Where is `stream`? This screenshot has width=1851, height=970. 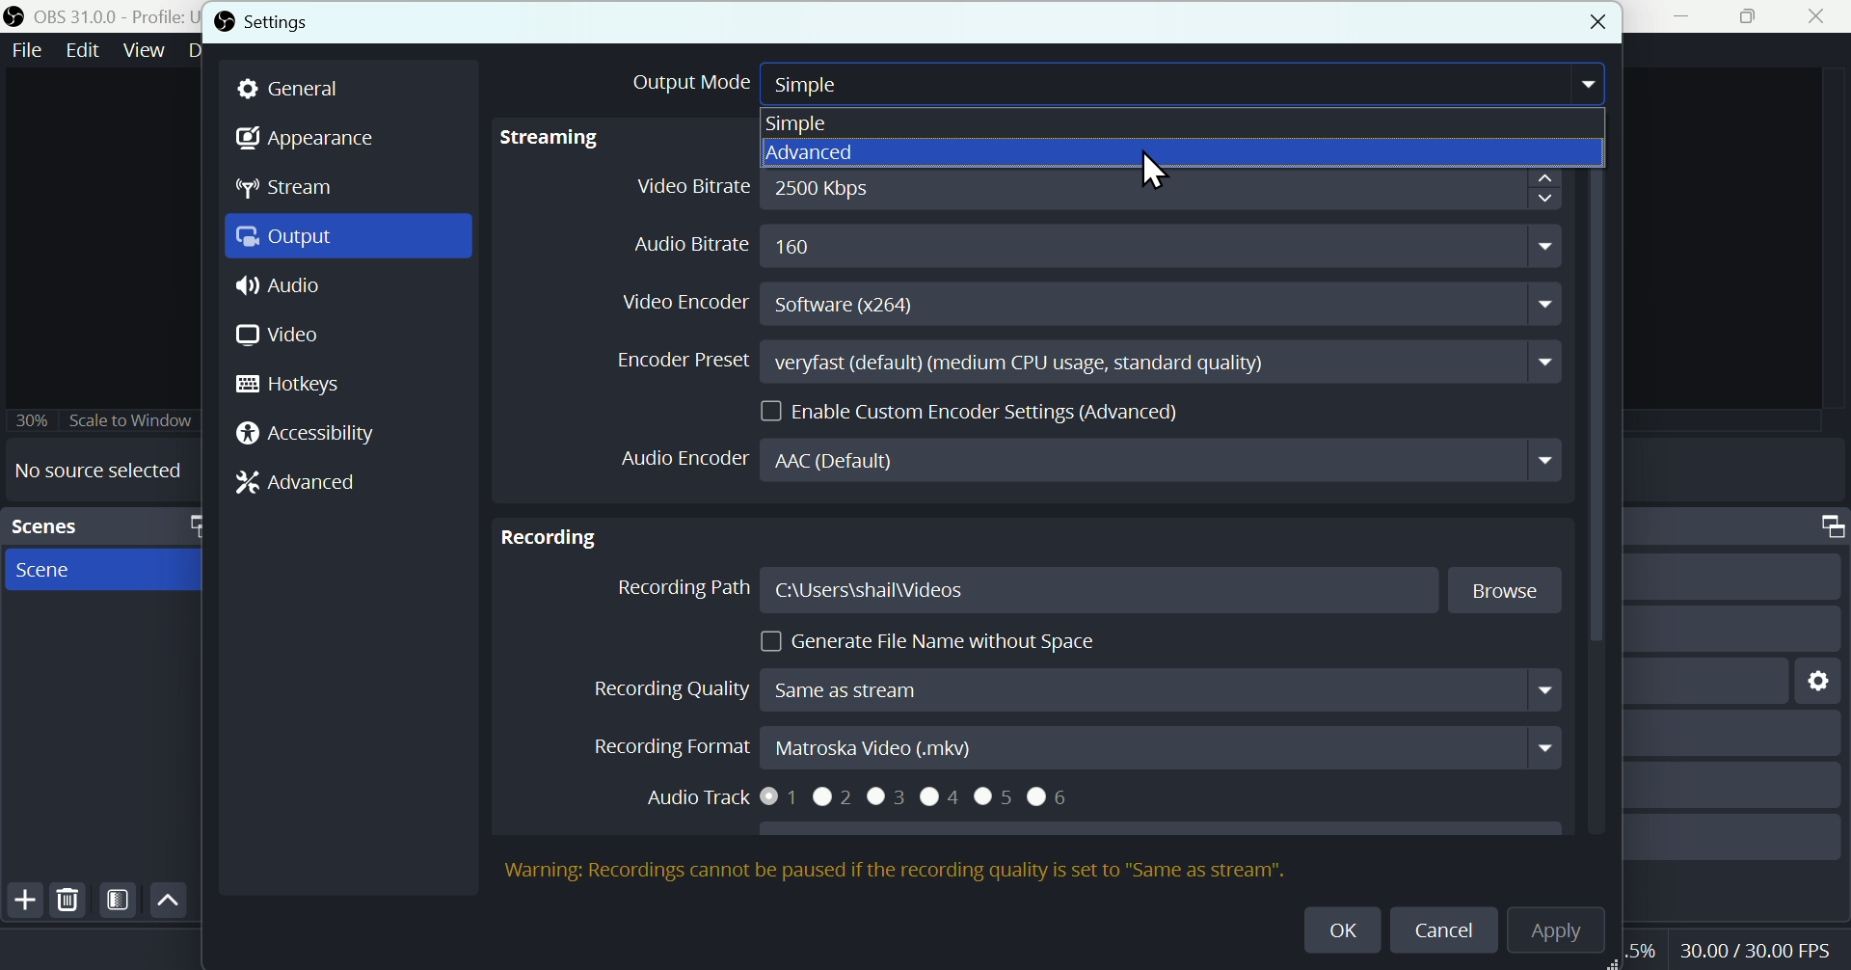 stream is located at coordinates (286, 186).